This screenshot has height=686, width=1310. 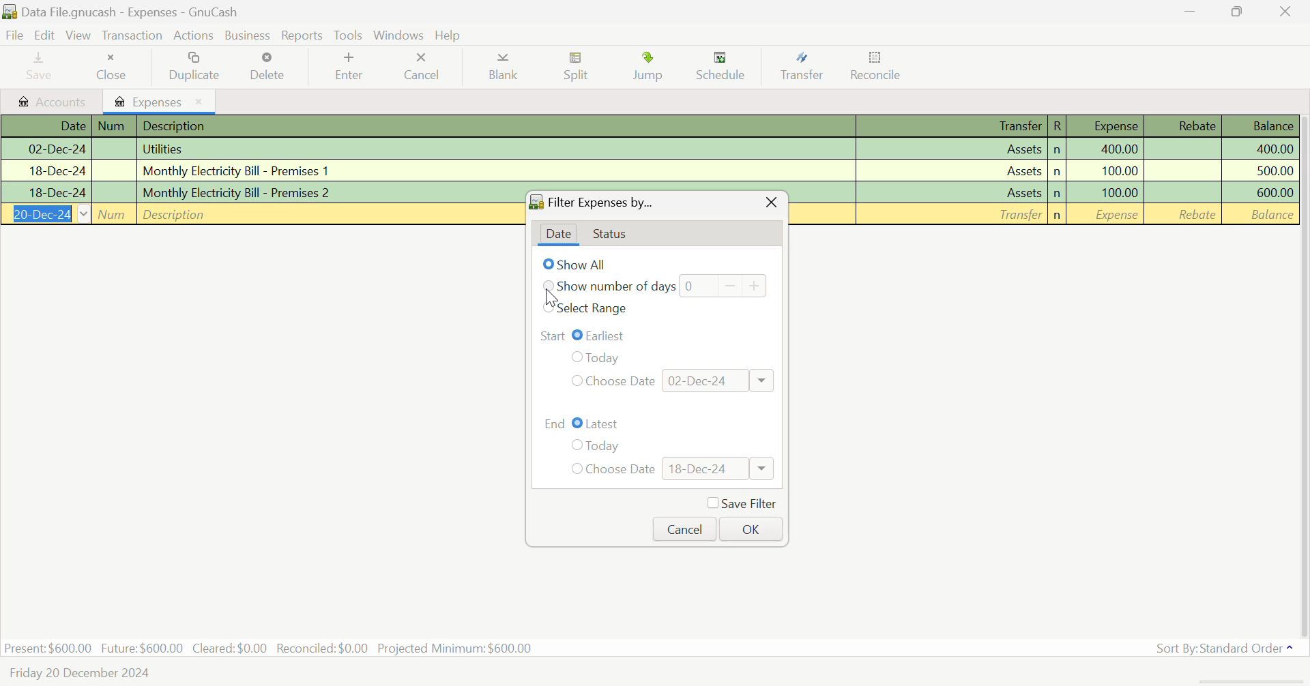 What do you see at coordinates (1119, 192) in the screenshot?
I see `Amount` at bounding box center [1119, 192].